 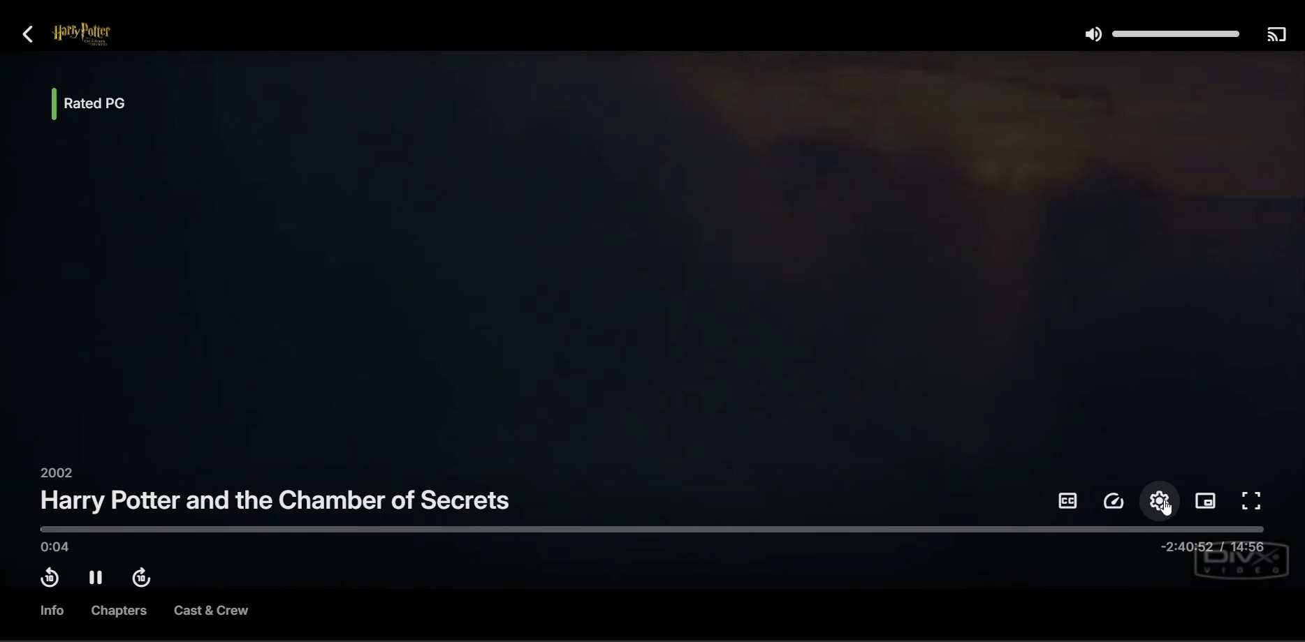 What do you see at coordinates (210, 613) in the screenshot?
I see `Cast and Crew` at bounding box center [210, 613].